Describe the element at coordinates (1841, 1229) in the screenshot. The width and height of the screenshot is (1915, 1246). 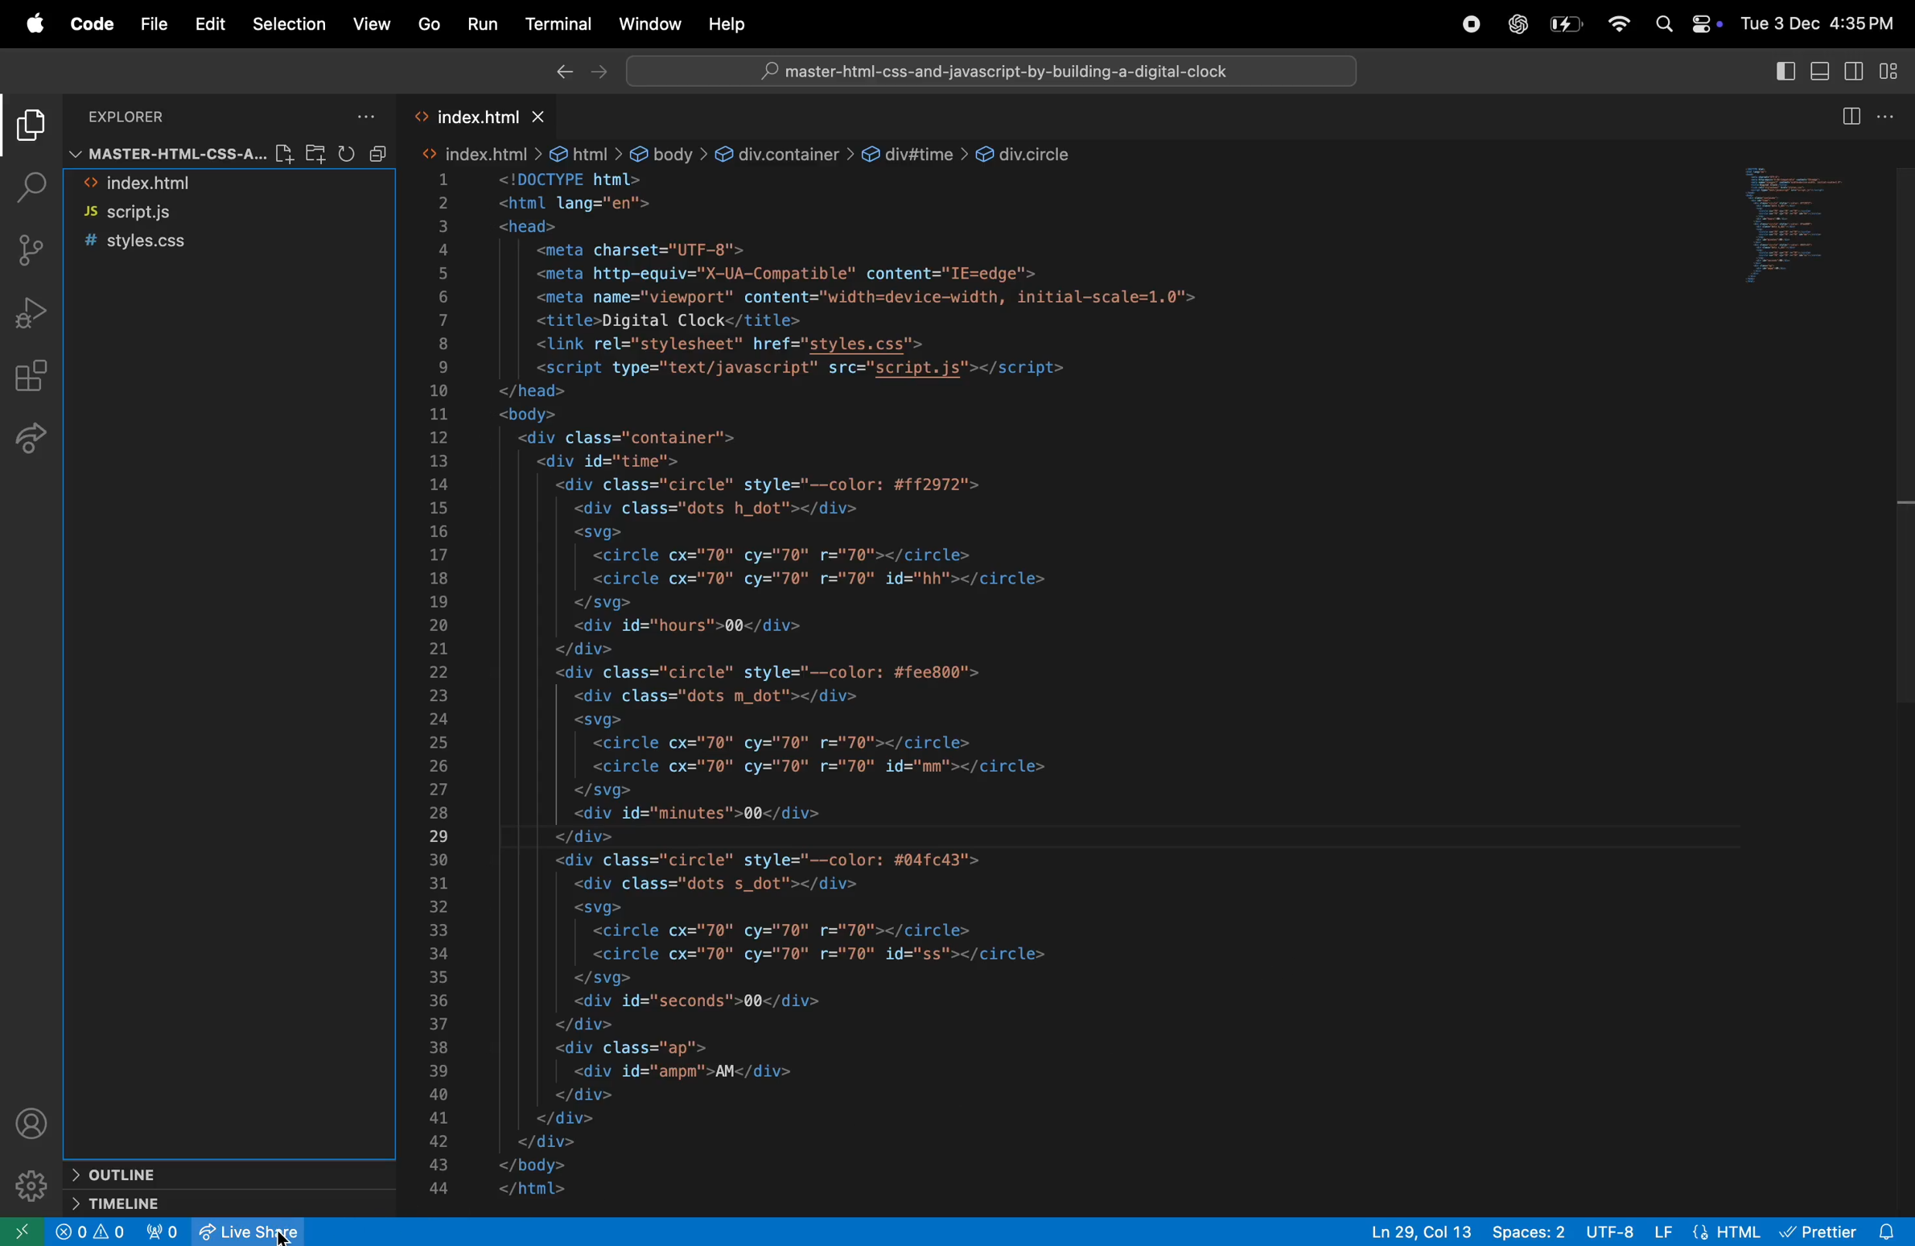
I see `pritter extension installed` at that location.